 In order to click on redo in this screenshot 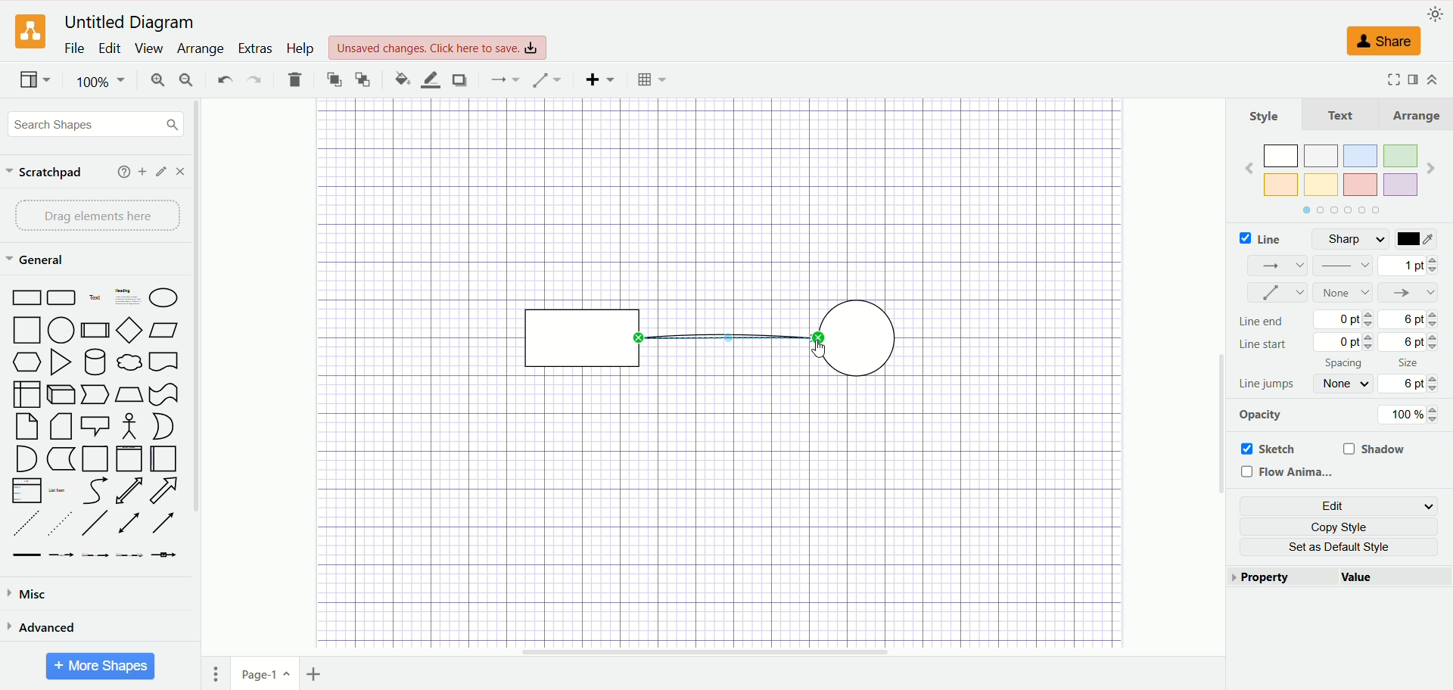, I will do `click(254, 79)`.